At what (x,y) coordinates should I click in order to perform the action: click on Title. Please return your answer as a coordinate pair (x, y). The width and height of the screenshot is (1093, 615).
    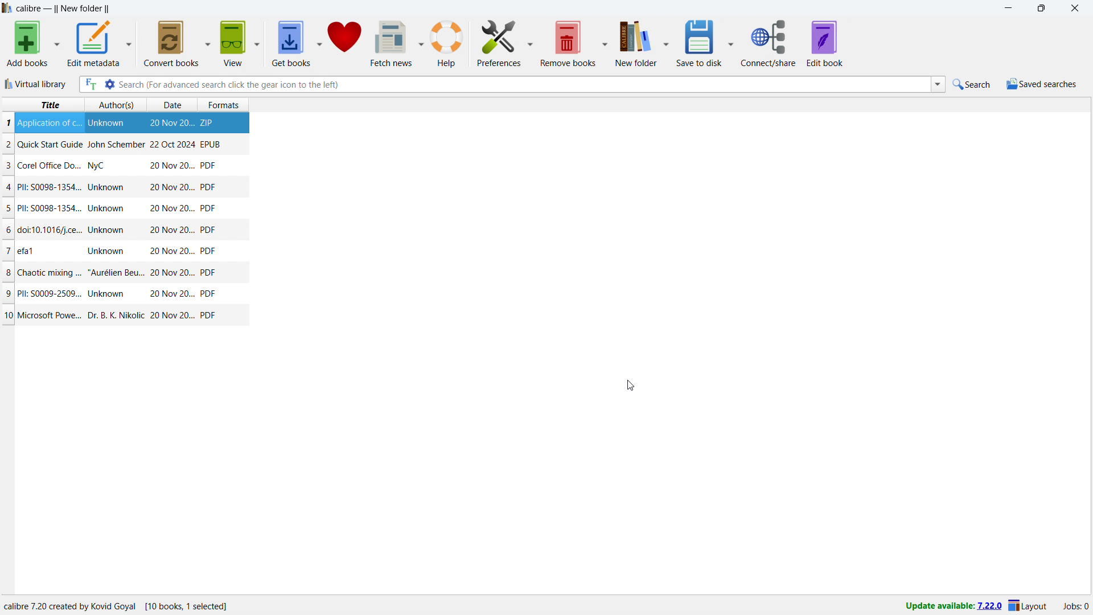
    Looking at the image, I should click on (52, 165).